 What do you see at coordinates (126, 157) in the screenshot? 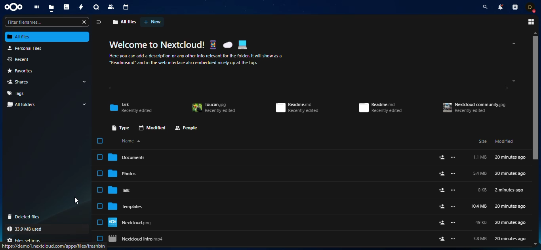
I see `Documents` at bounding box center [126, 157].